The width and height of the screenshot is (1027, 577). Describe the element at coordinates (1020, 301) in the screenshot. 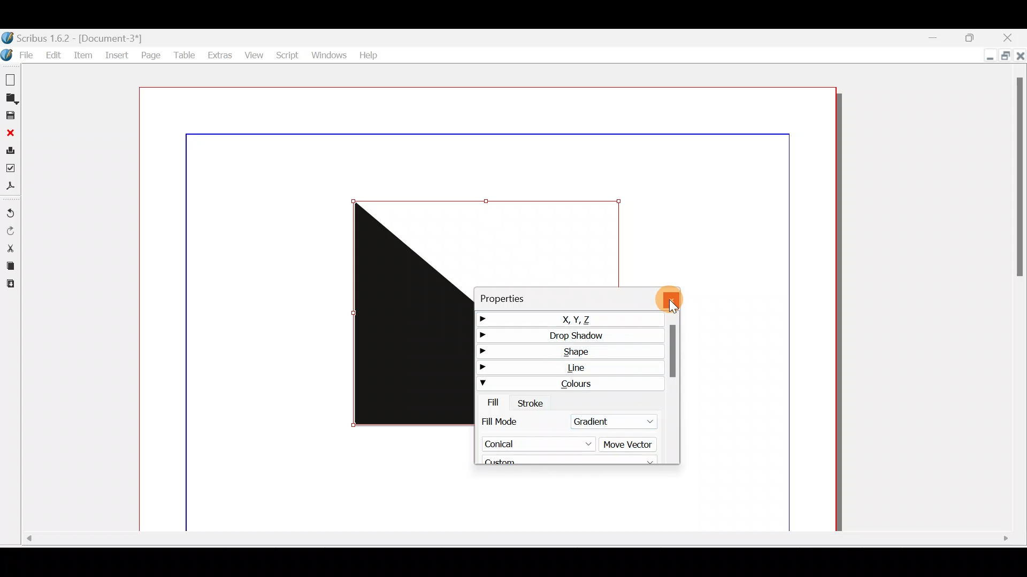

I see `Scroll bar` at that location.